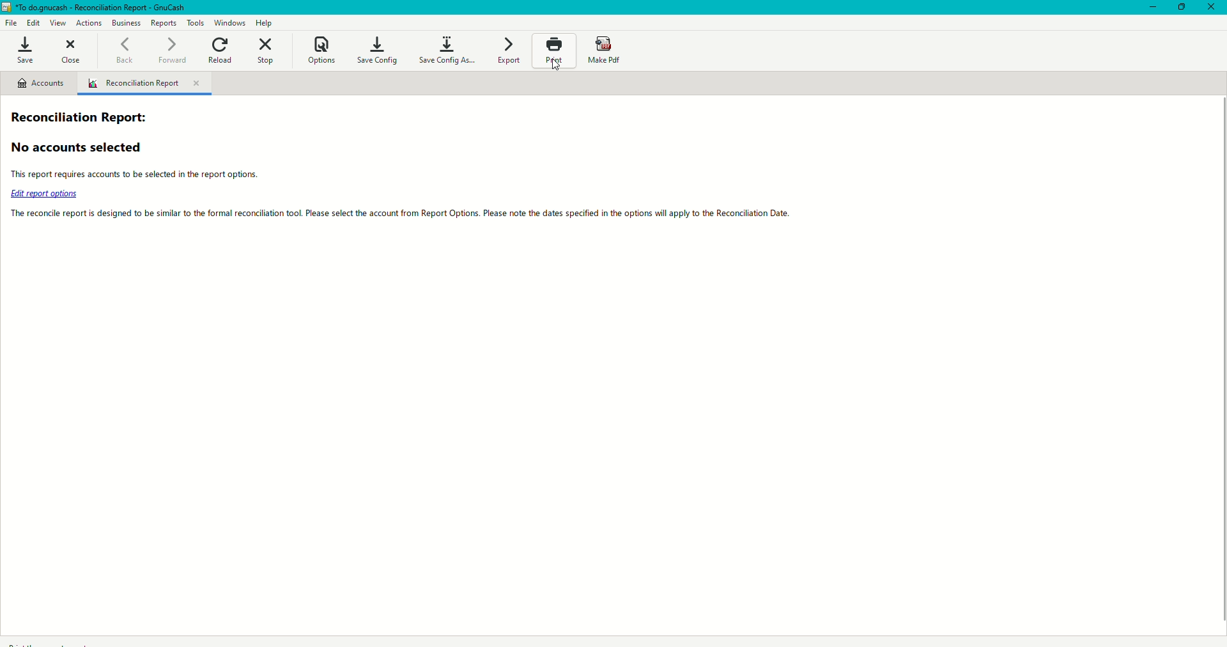  What do you see at coordinates (103, 8) in the screenshot?
I see `*TO do.gnucash - accounts - GnuCash` at bounding box center [103, 8].